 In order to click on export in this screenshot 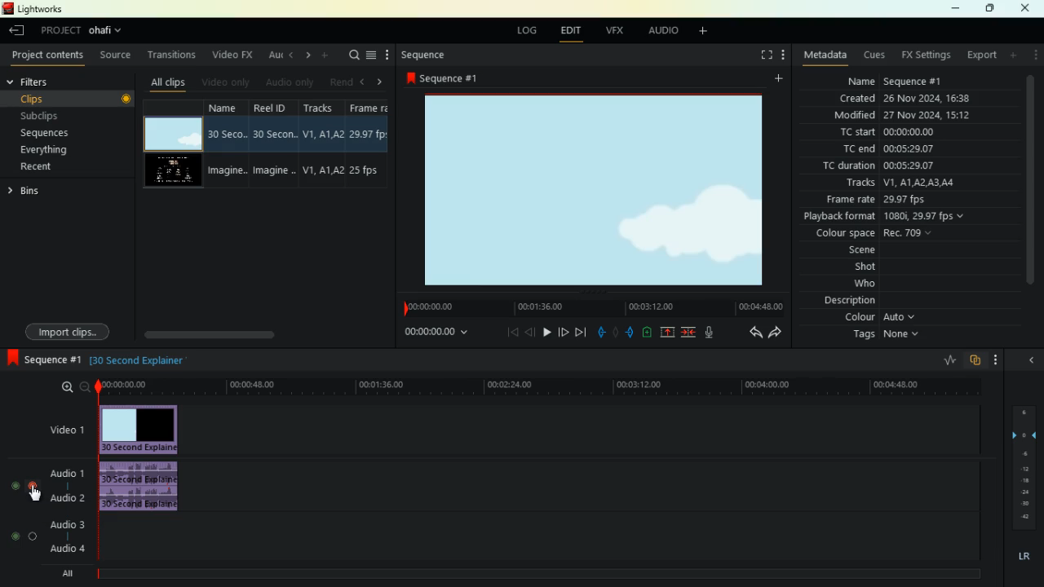, I will do `click(978, 55)`.